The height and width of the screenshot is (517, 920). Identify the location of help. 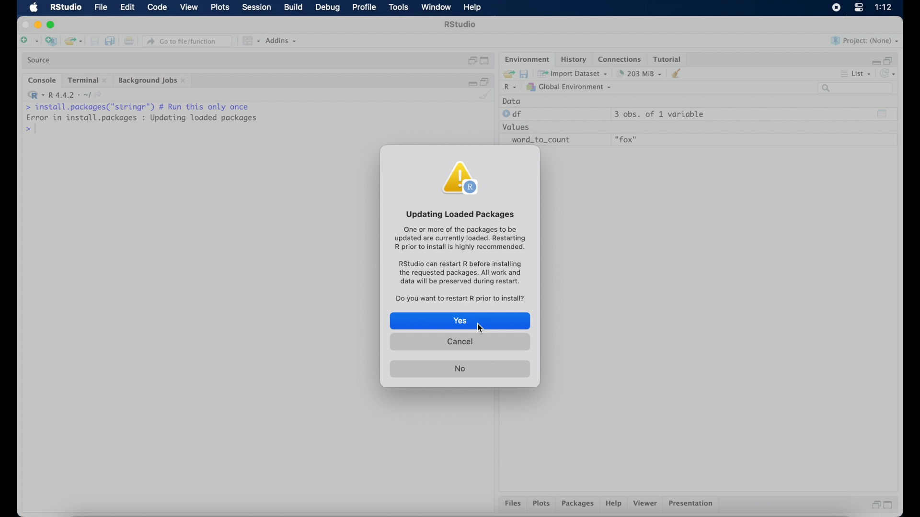
(615, 504).